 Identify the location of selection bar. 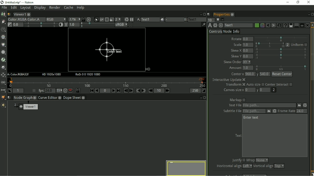
(282, 38).